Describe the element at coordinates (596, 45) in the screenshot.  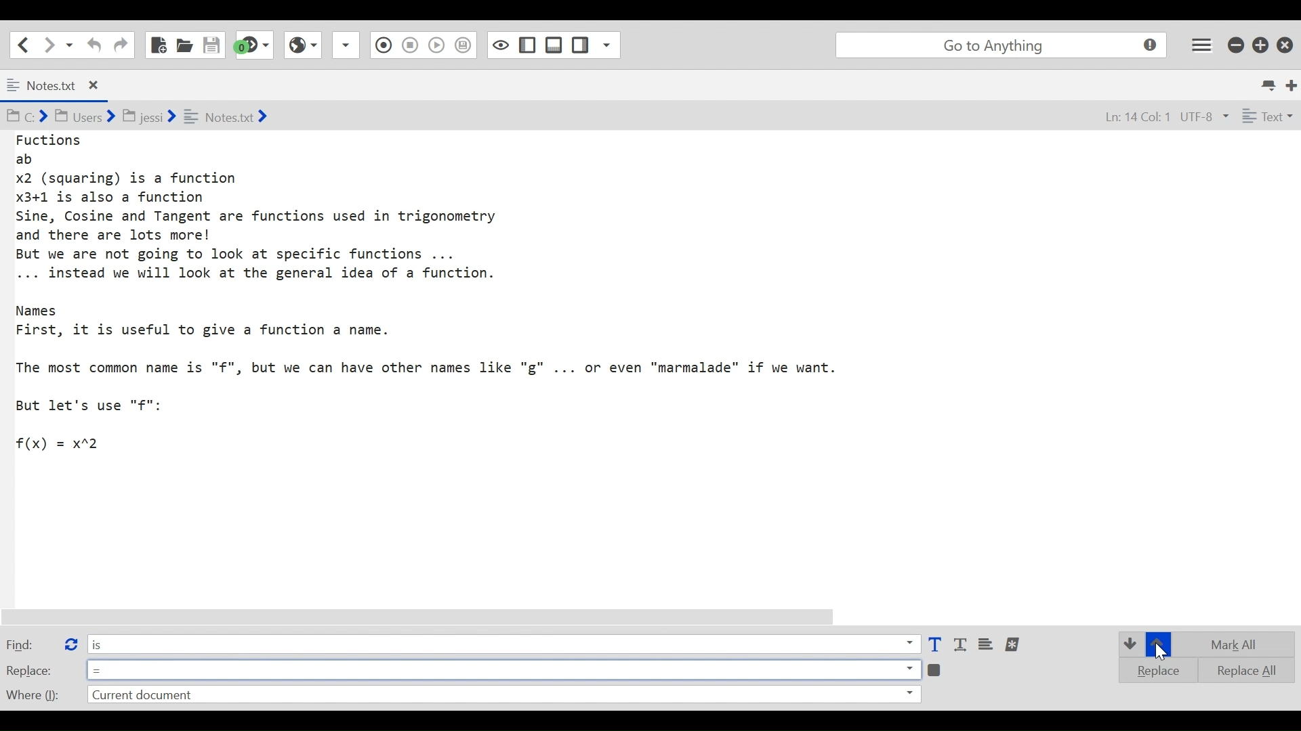
I see `Show specific Sidepane` at that location.